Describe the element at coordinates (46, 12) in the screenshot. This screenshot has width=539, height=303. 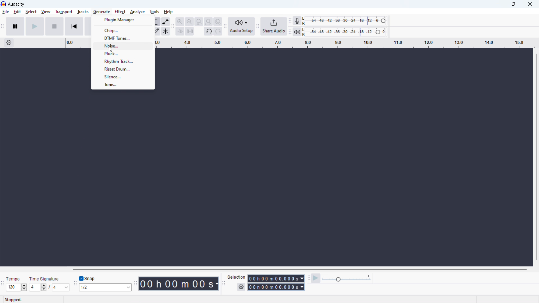
I see `view` at that location.